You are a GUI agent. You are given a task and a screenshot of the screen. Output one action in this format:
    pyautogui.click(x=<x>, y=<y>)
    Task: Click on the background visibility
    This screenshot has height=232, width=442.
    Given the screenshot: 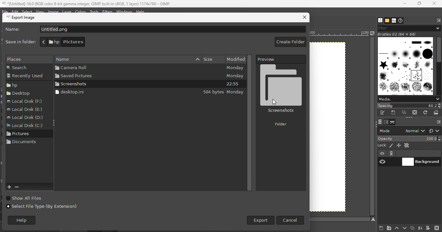 What is the action you would take?
    pyautogui.click(x=392, y=153)
    